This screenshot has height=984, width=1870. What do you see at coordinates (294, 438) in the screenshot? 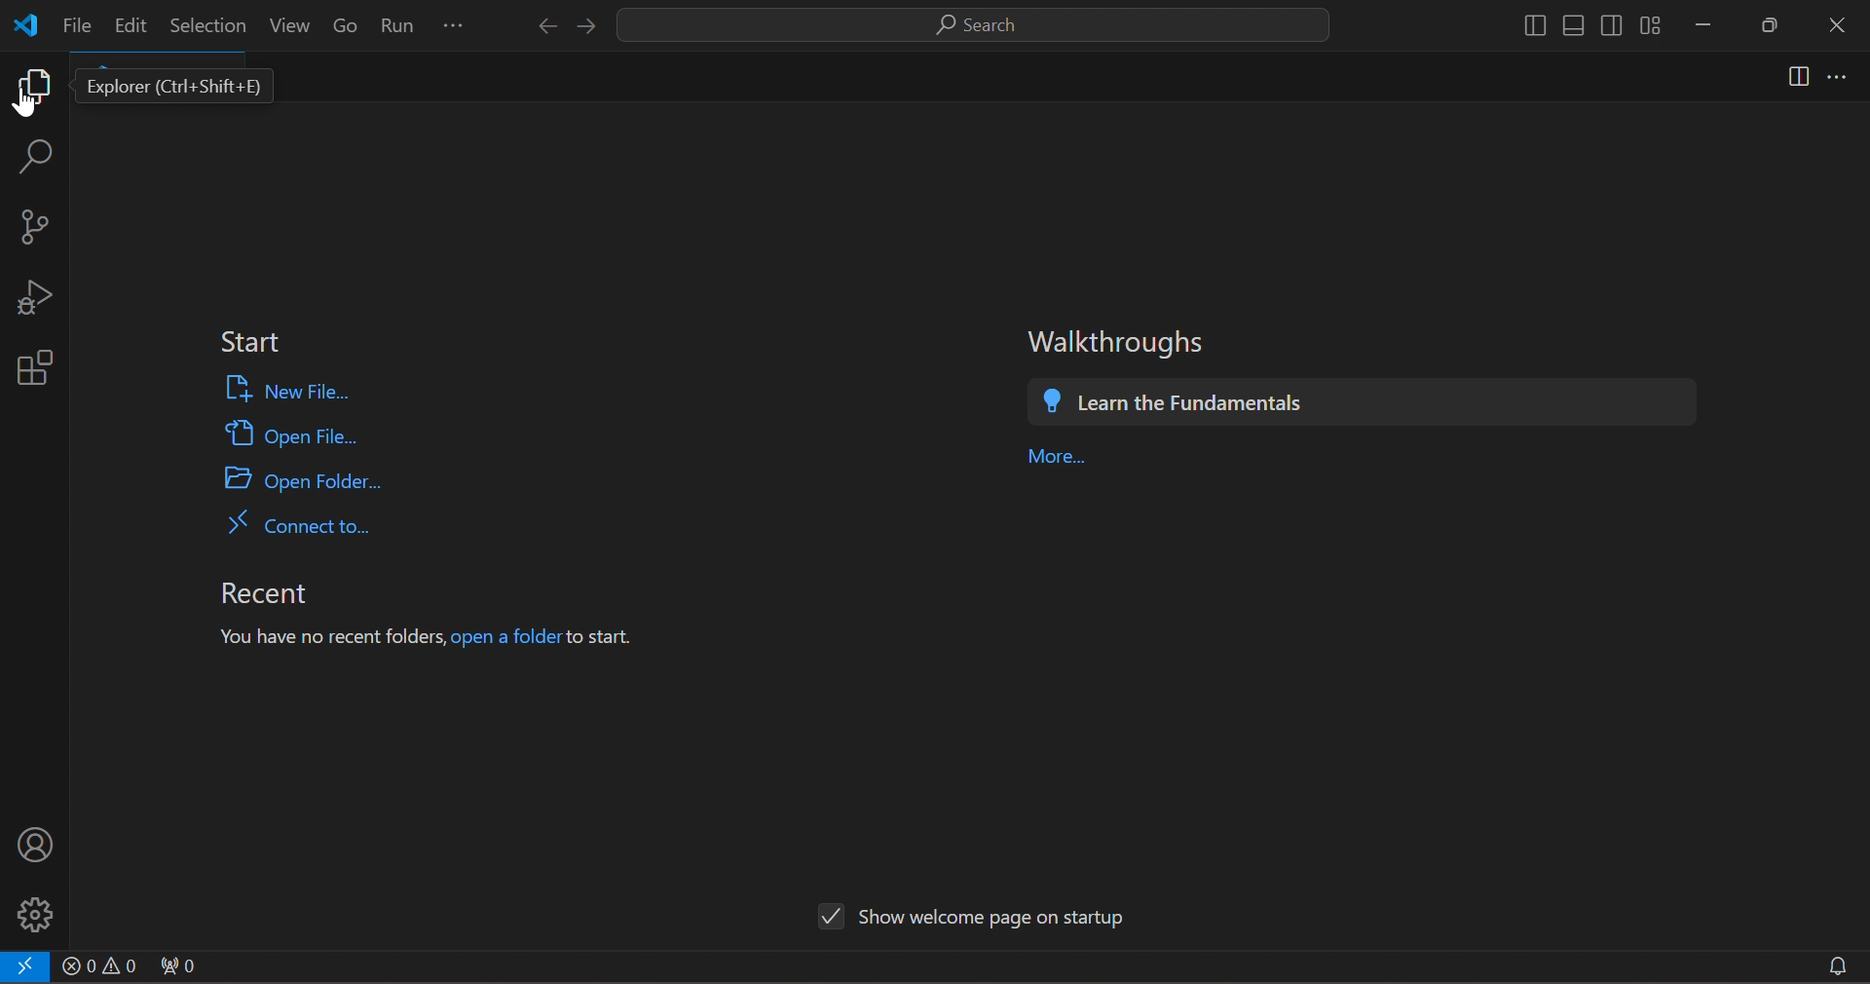
I see `Open File...` at bounding box center [294, 438].